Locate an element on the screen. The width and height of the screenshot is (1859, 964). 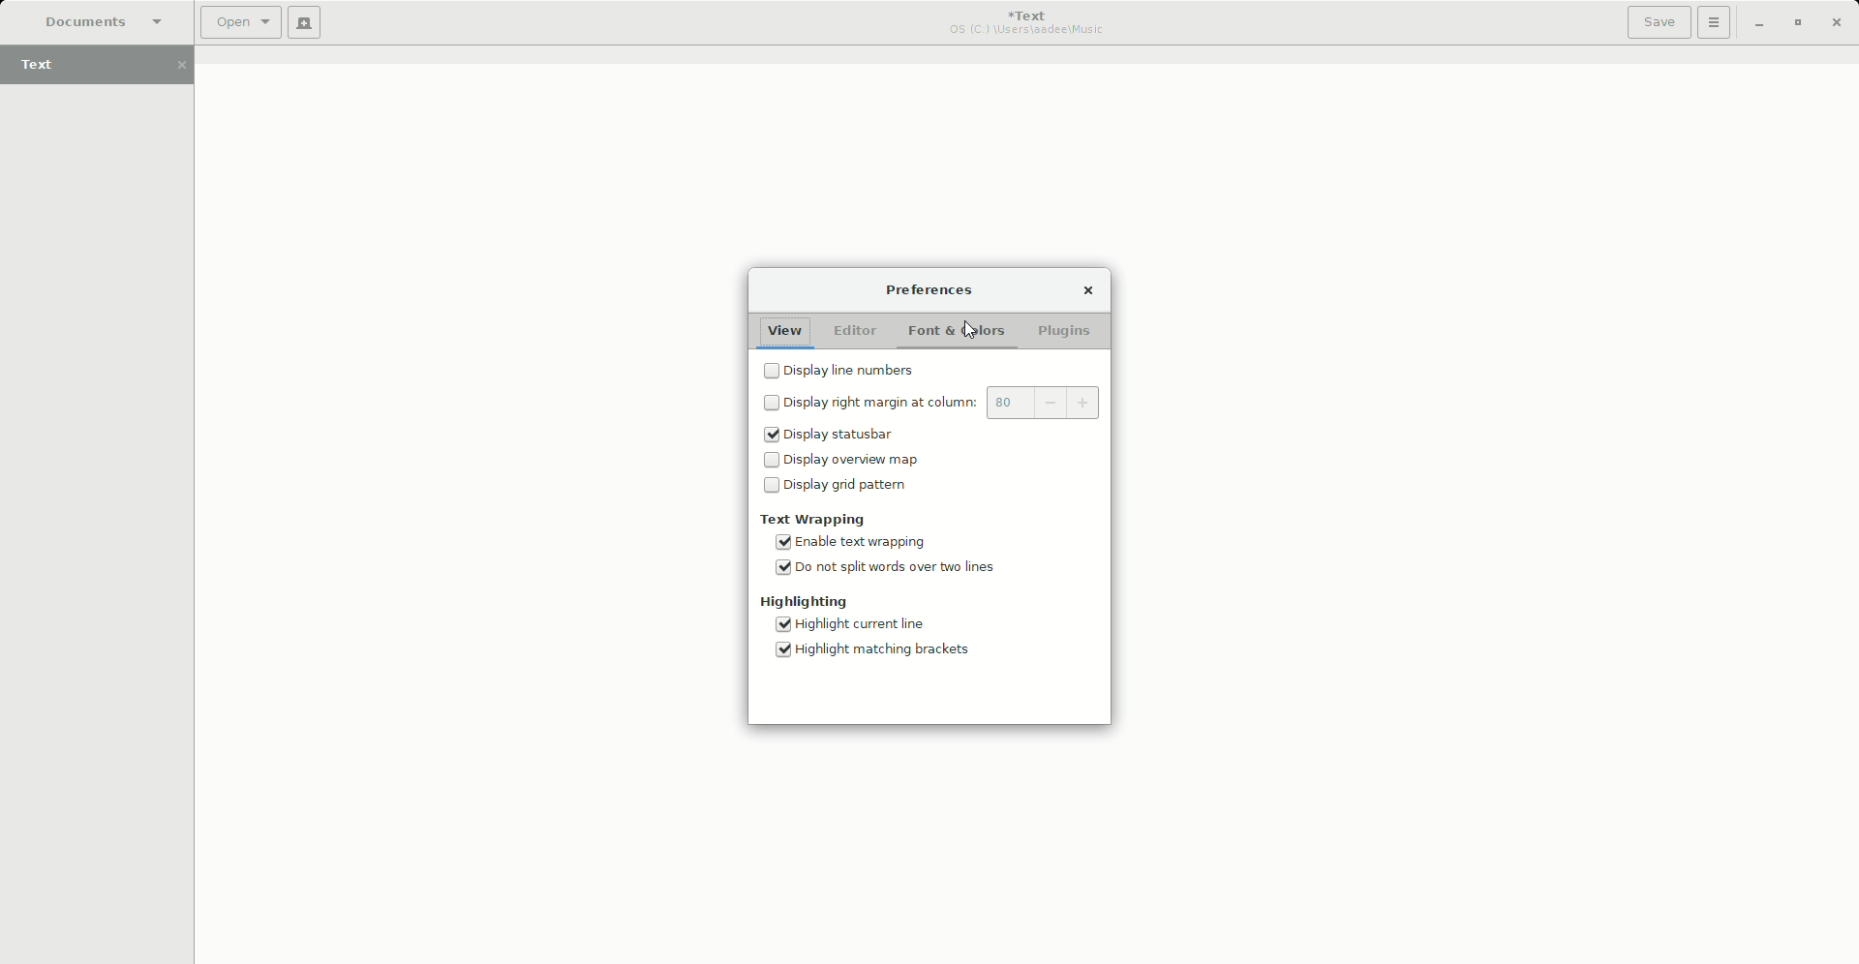
80 is located at coordinates (1044, 399).